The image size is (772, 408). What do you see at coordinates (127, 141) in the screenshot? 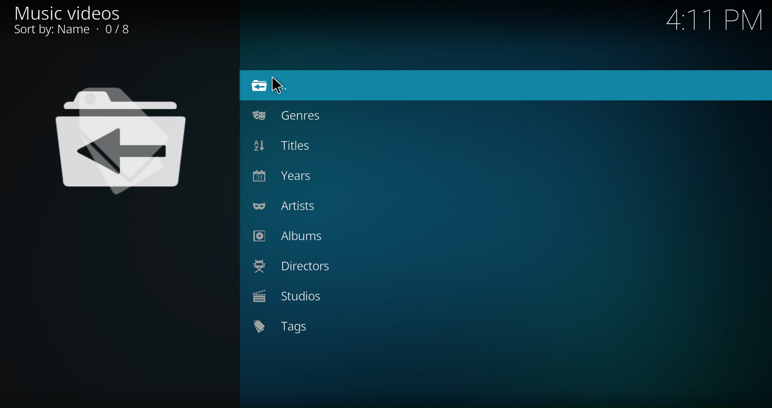
I see `Logo` at bounding box center [127, 141].